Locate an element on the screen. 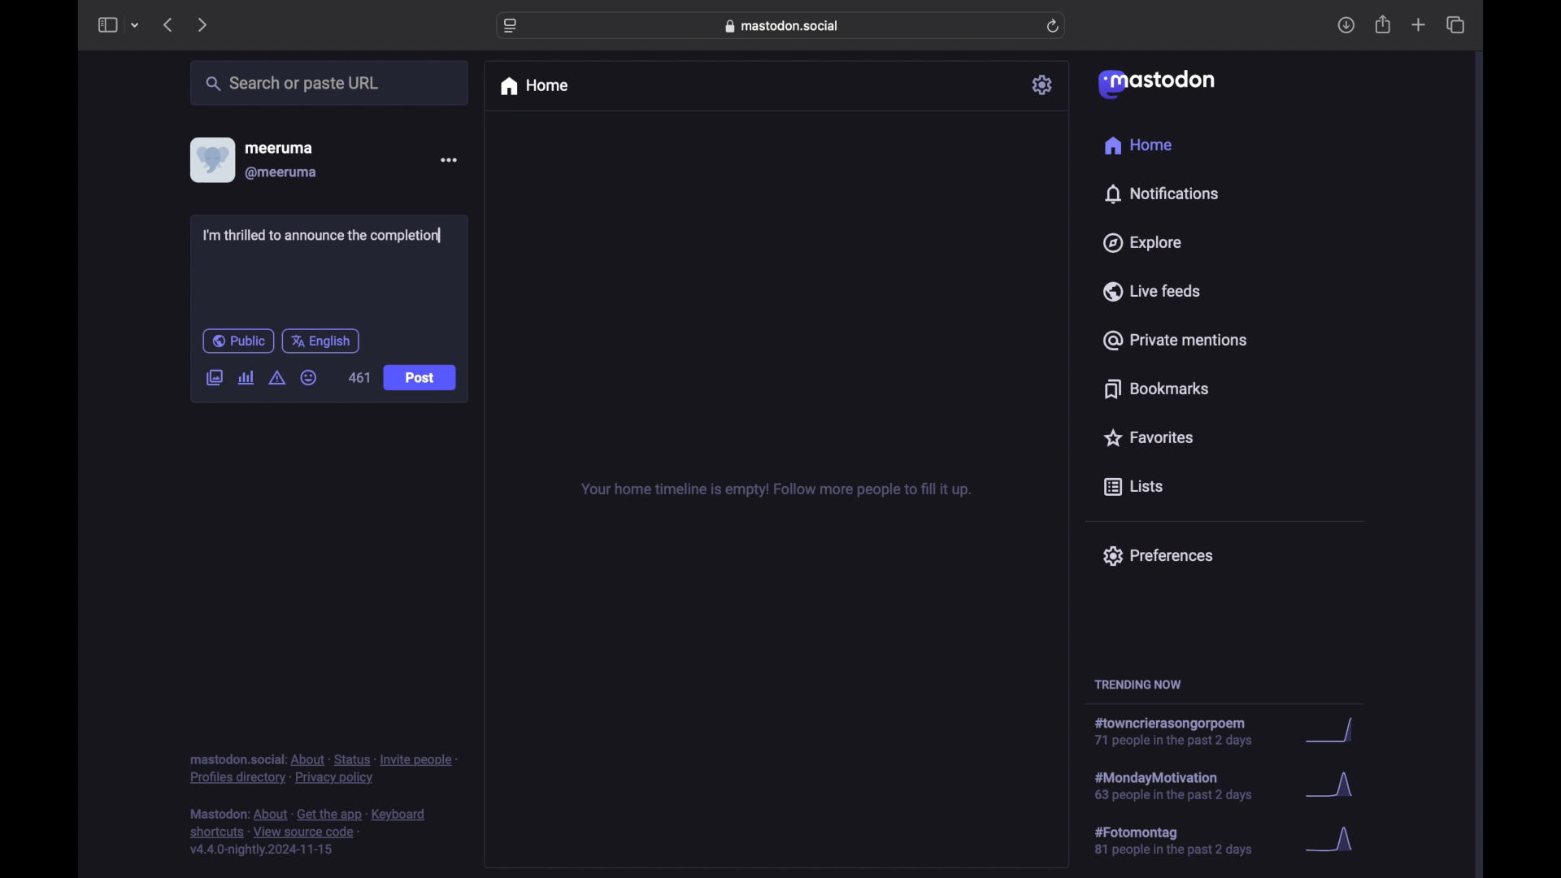 This screenshot has height=878, width=1561. trending now is located at coordinates (1137, 685).